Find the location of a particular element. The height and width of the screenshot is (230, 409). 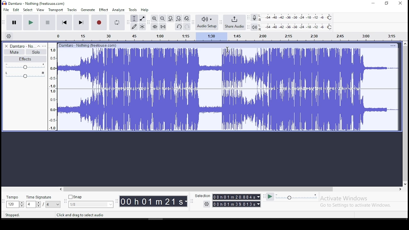

record is located at coordinates (98, 22).